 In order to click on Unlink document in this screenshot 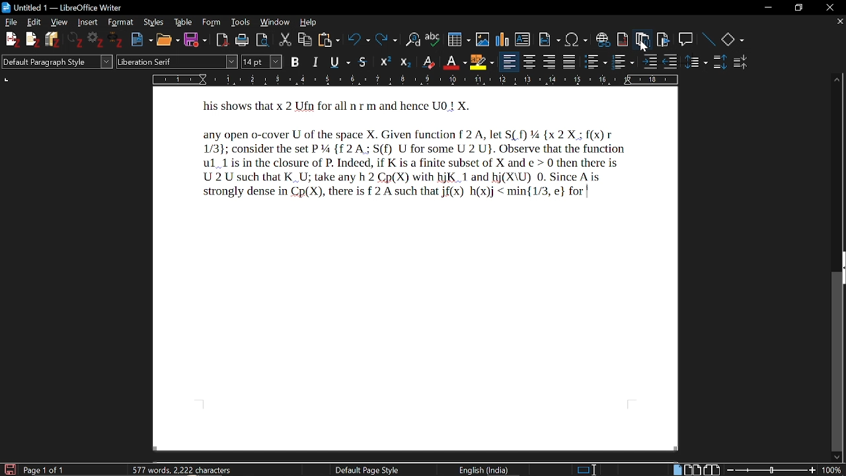, I will do `click(115, 40)`.